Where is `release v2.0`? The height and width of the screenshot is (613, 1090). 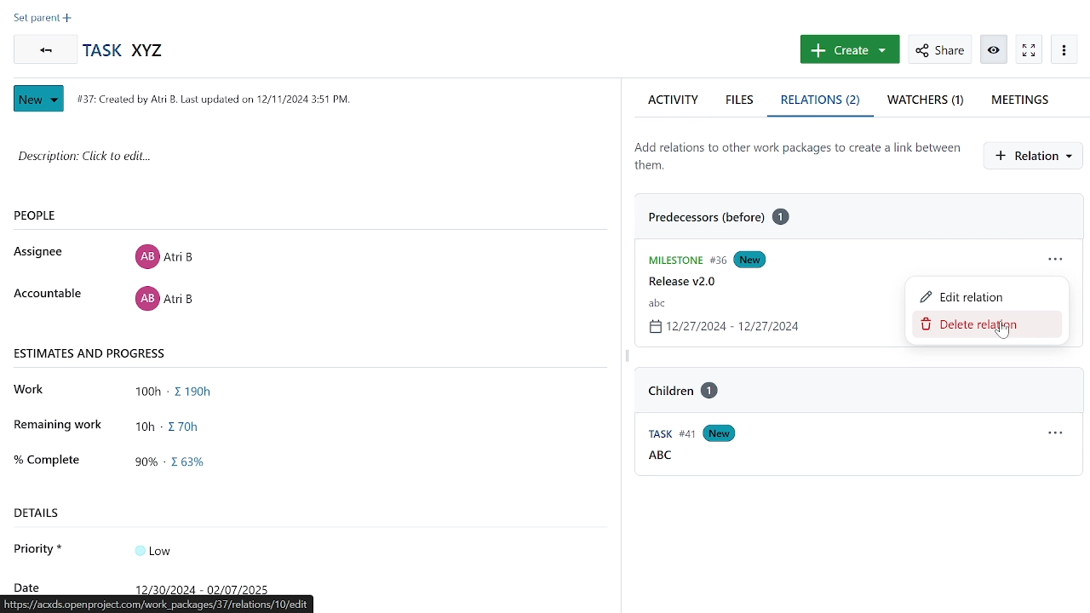
release v2.0 is located at coordinates (680, 282).